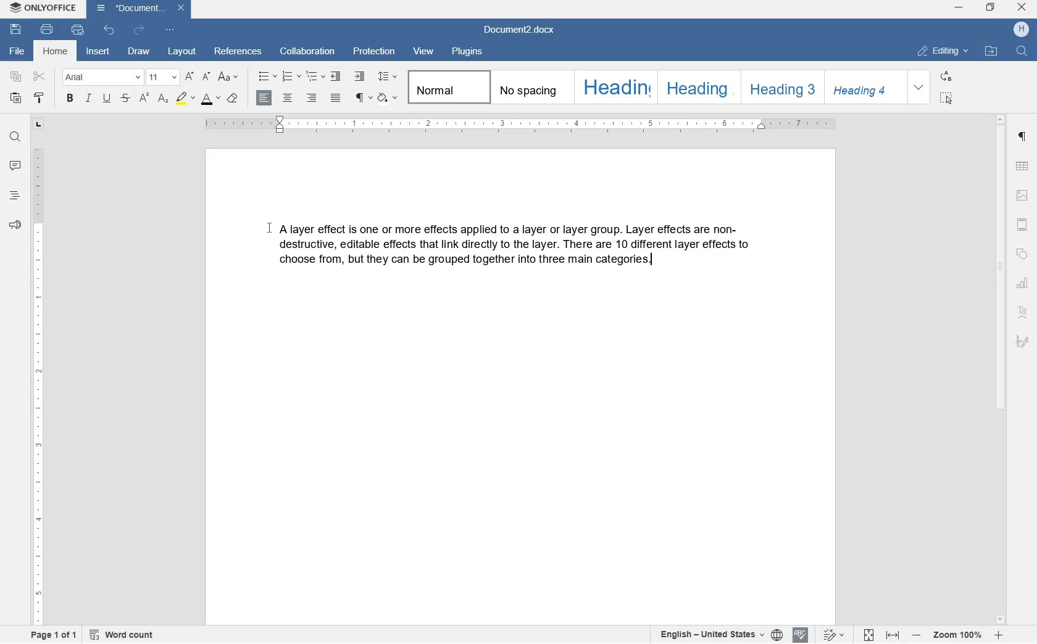  Describe the element at coordinates (1022, 341) in the screenshot. I see `signature` at that location.